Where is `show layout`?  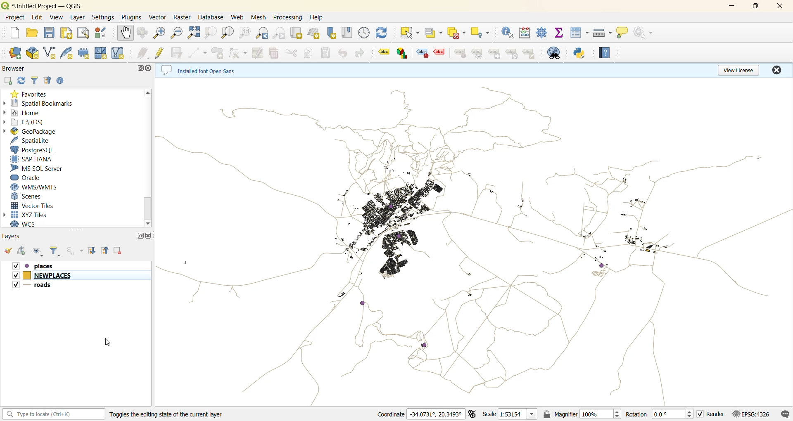 show layout is located at coordinates (83, 34).